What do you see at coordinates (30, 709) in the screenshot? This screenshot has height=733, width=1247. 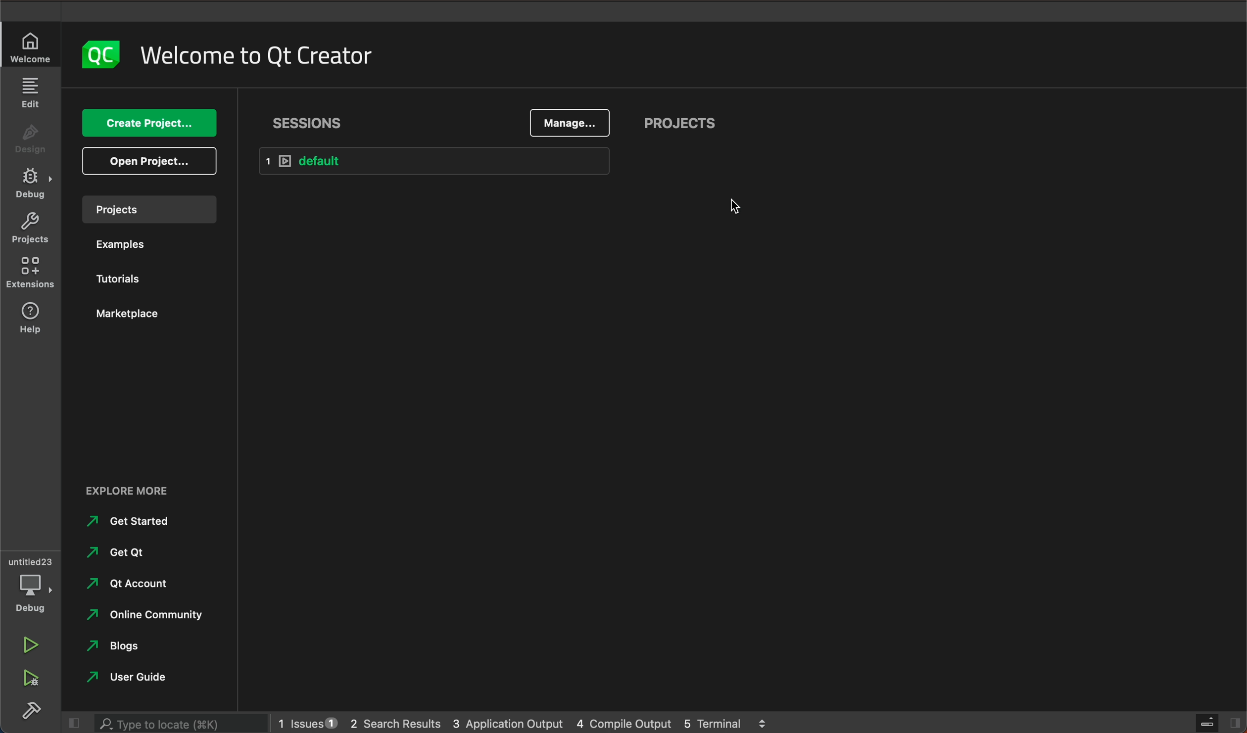 I see `build` at bounding box center [30, 709].